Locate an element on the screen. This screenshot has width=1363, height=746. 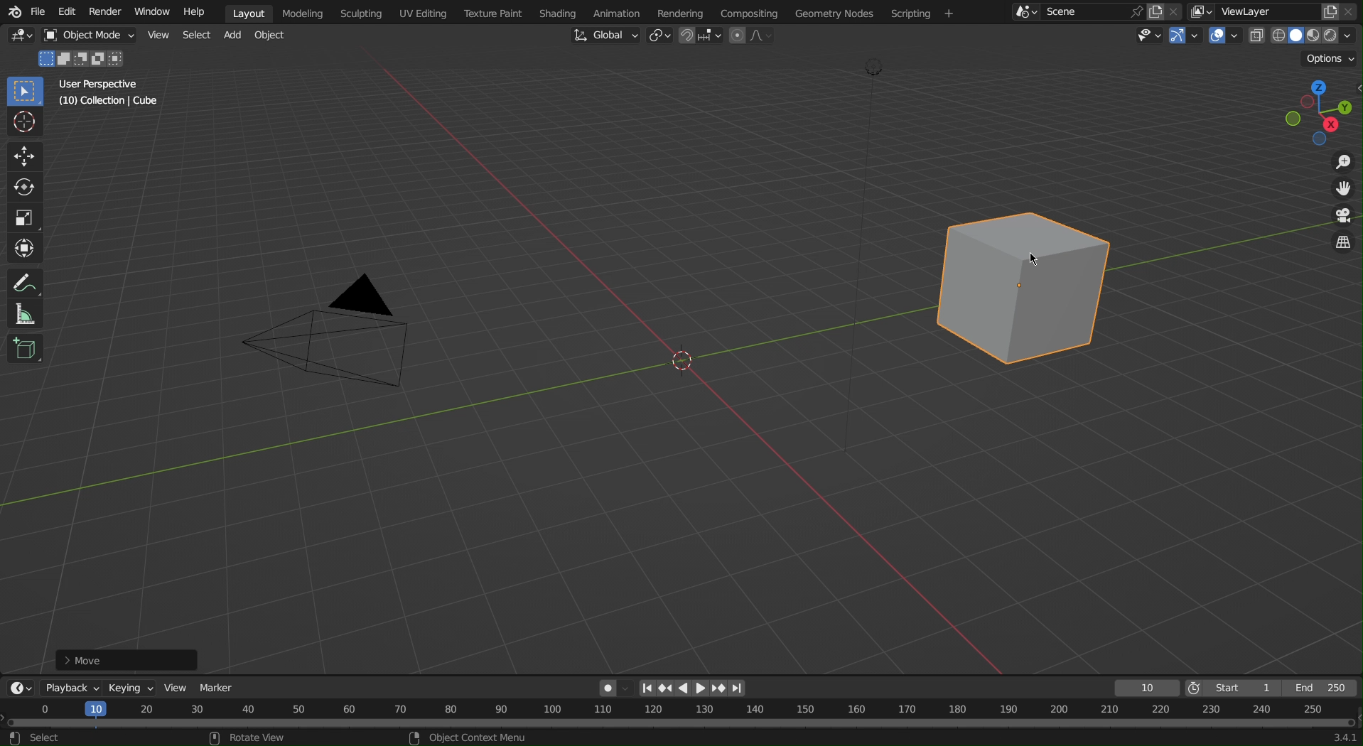
Types of objects is located at coordinates (1145, 35).